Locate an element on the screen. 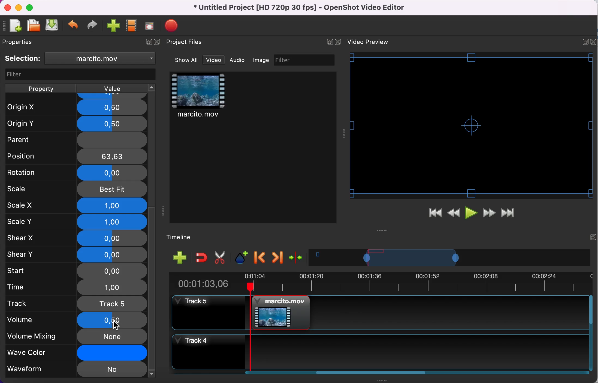  start 0 is located at coordinates (75, 271).